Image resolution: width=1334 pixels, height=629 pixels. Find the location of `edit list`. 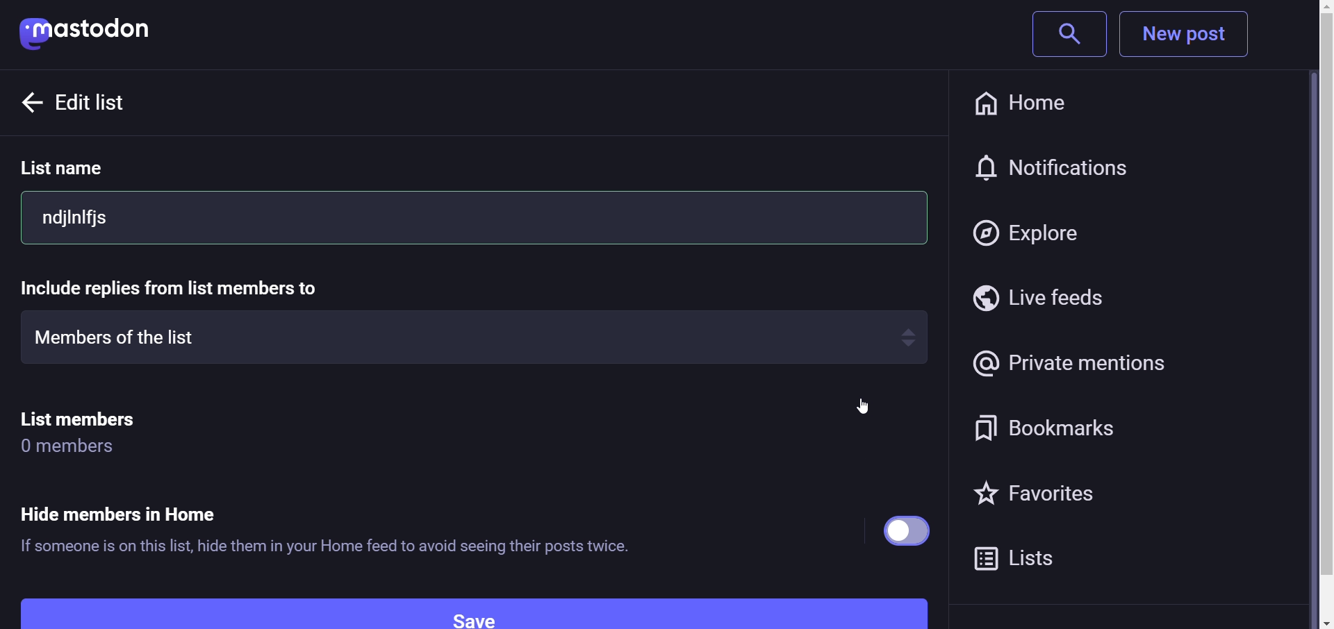

edit list is located at coordinates (134, 103).